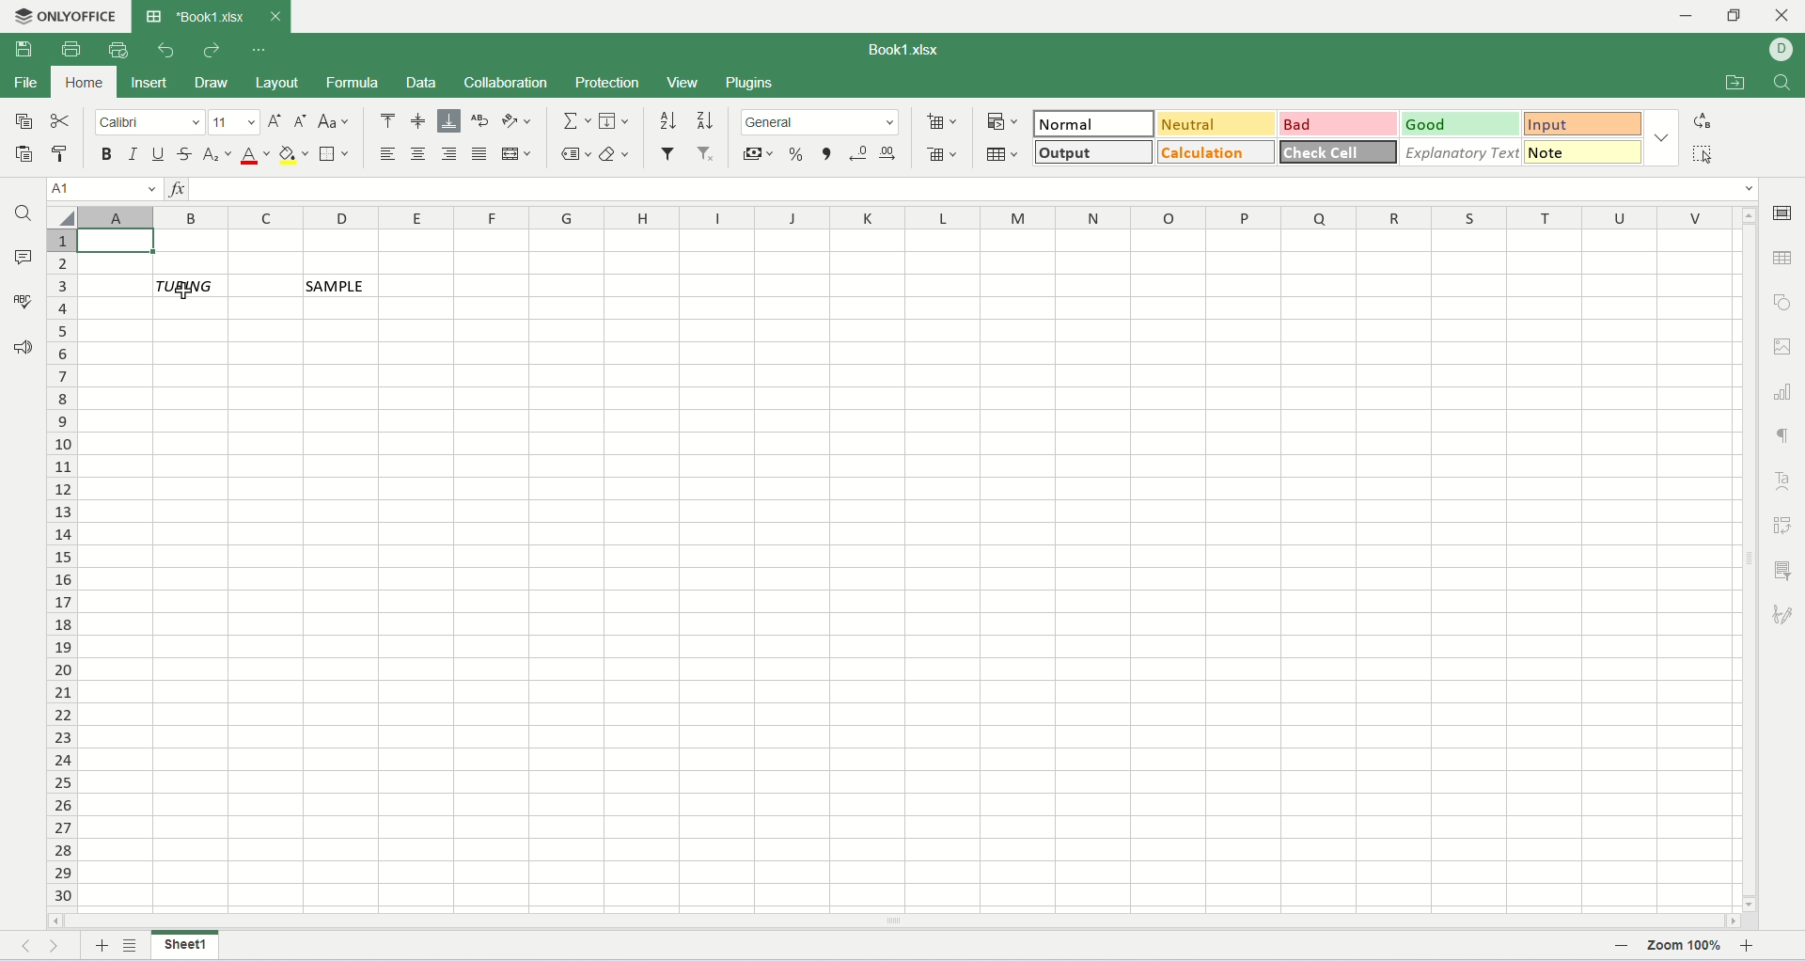 The image size is (1805, 961). What do you see at coordinates (1750, 559) in the screenshot?
I see `vertical scroll` at bounding box center [1750, 559].